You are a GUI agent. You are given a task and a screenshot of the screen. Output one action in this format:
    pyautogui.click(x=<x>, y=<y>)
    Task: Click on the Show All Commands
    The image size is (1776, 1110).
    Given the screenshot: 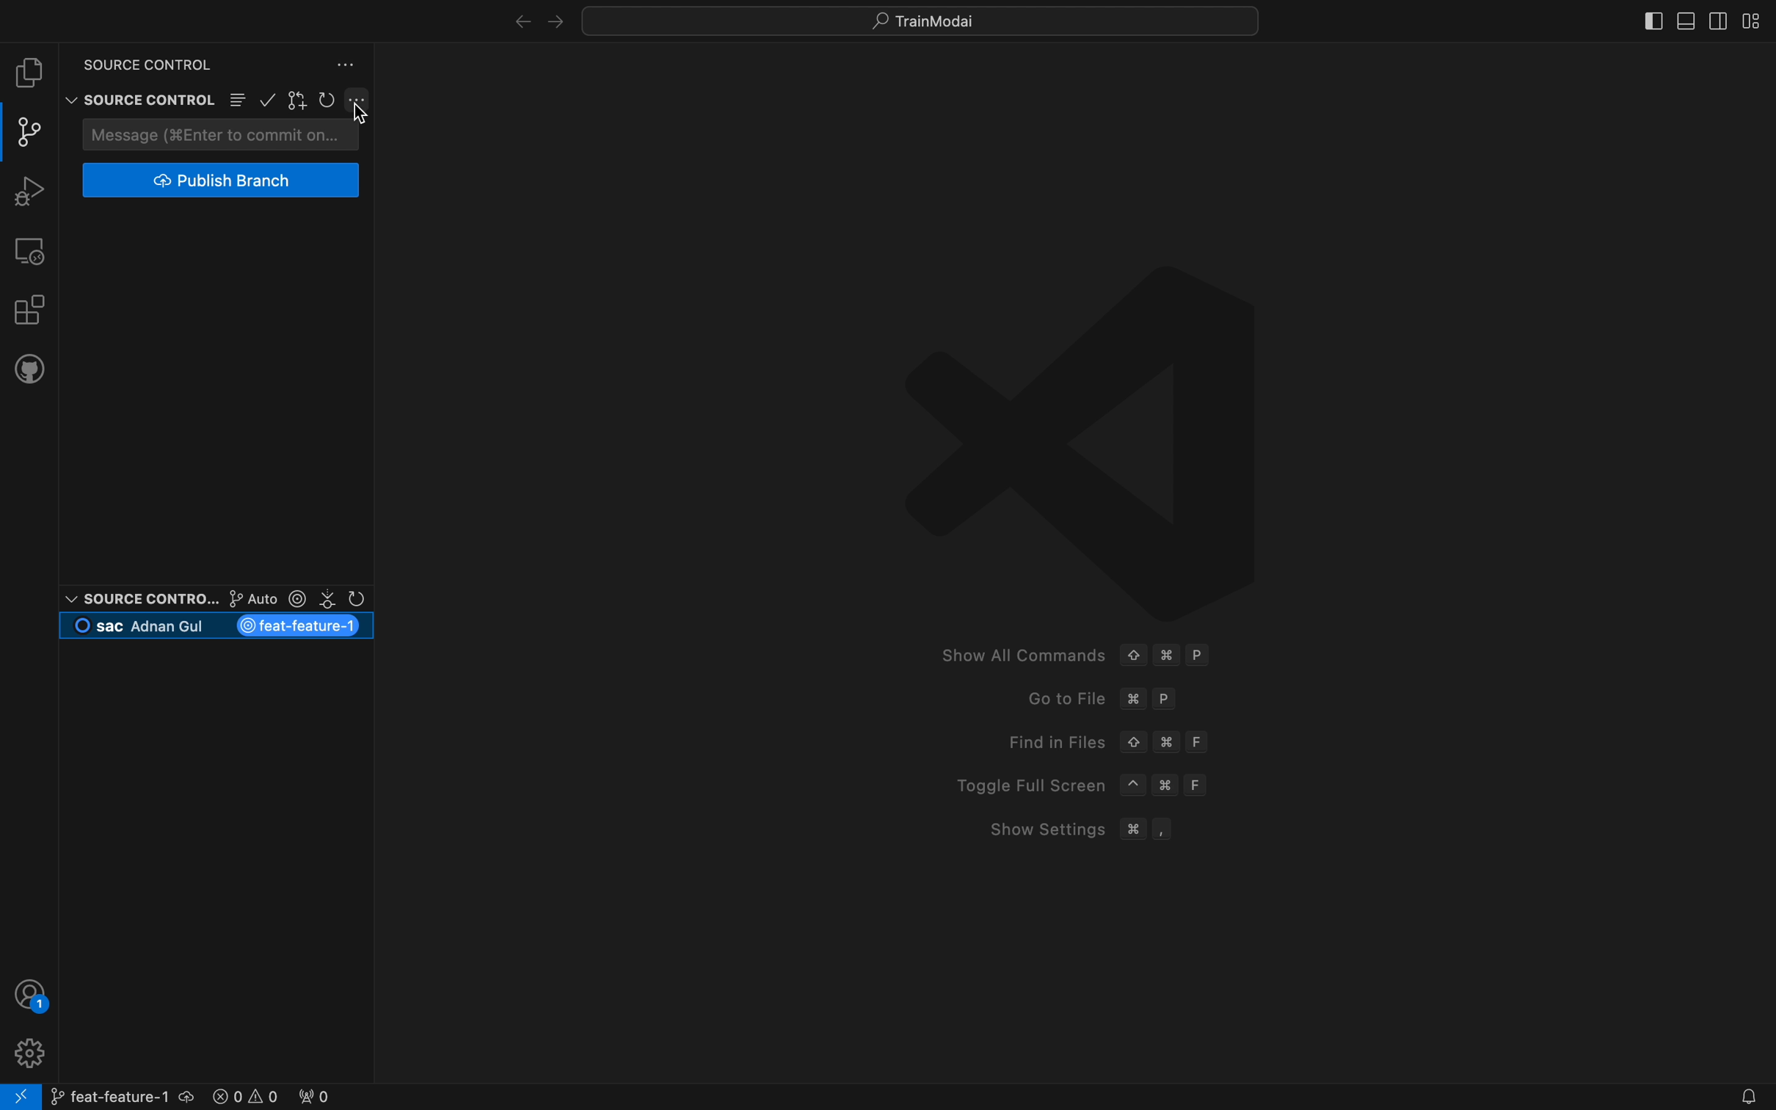 What is the action you would take?
    pyautogui.click(x=1017, y=656)
    